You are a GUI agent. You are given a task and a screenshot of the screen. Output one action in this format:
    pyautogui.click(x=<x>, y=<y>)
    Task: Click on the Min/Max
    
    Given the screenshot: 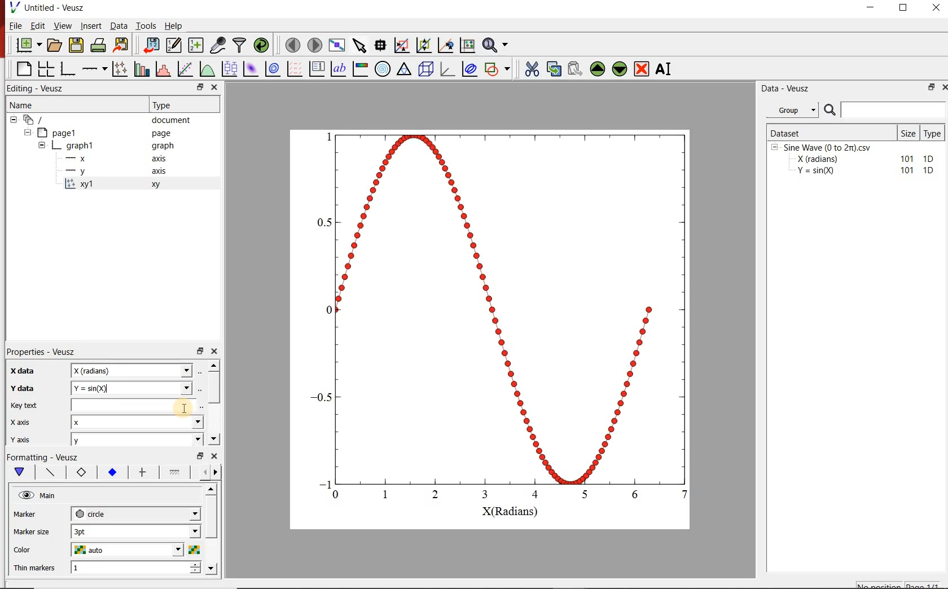 What is the action you would take?
    pyautogui.click(x=929, y=88)
    